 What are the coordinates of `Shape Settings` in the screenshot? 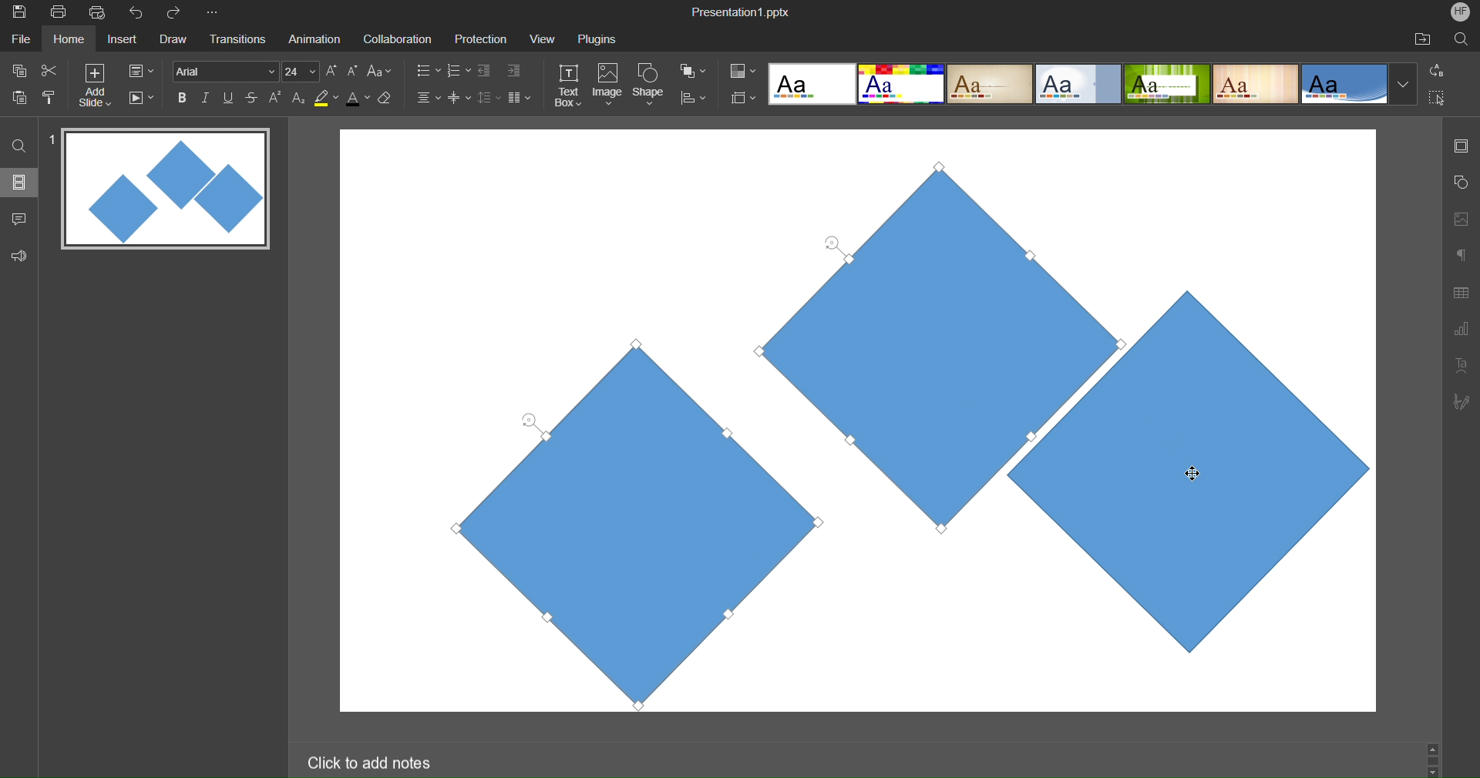 It's located at (1461, 183).